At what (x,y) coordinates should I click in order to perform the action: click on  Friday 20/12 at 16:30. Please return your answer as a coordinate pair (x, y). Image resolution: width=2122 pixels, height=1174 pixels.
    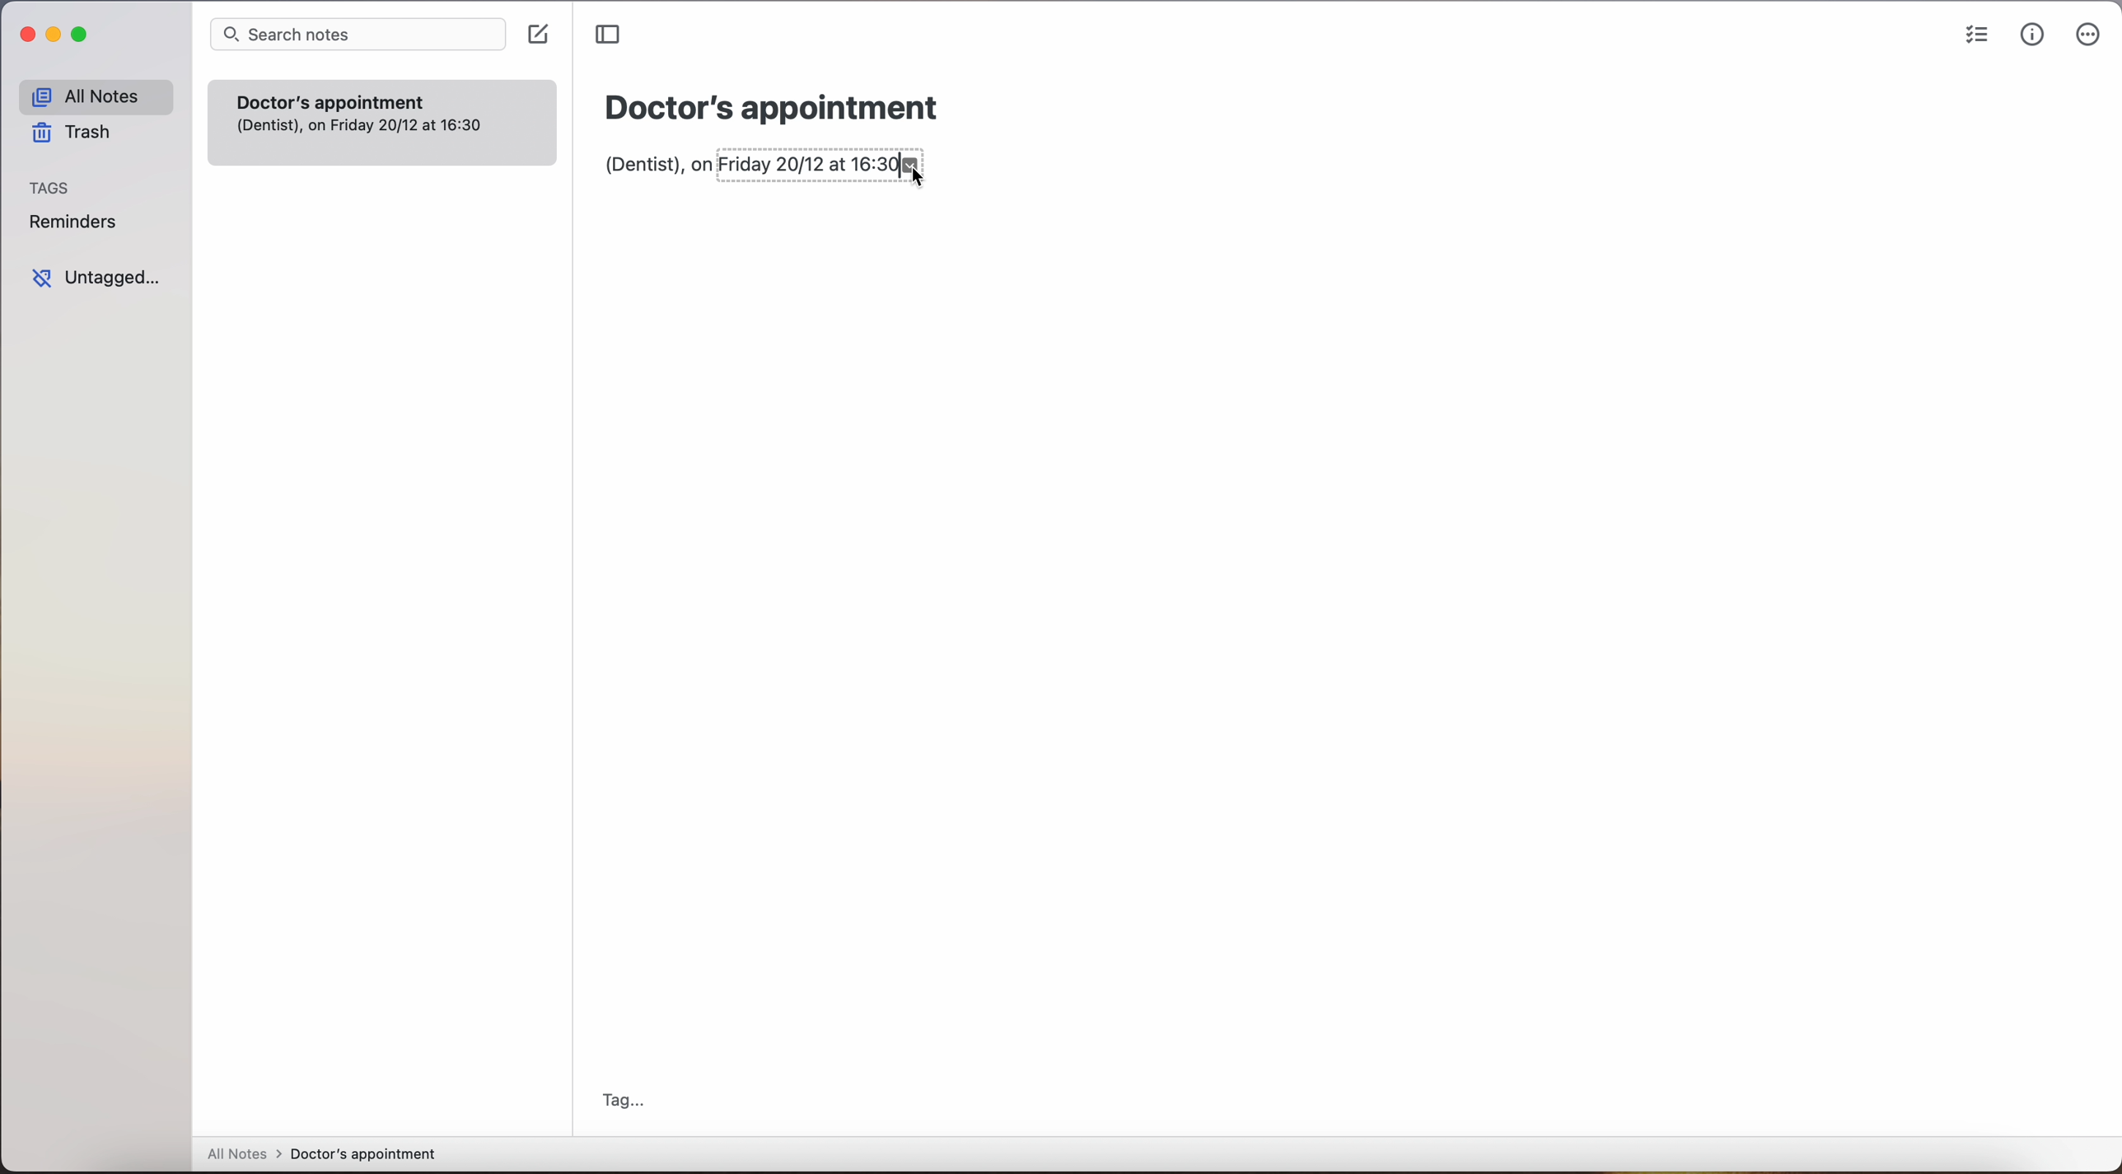
    Looking at the image, I should click on (830, 172).